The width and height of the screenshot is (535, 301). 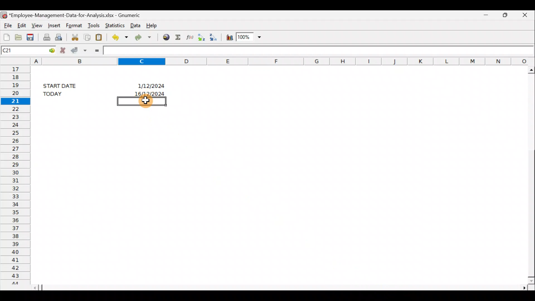 What do you see at coordinates (486, 16) in the screenshot?
I see `Minimize` at bounding box center [486, 16].